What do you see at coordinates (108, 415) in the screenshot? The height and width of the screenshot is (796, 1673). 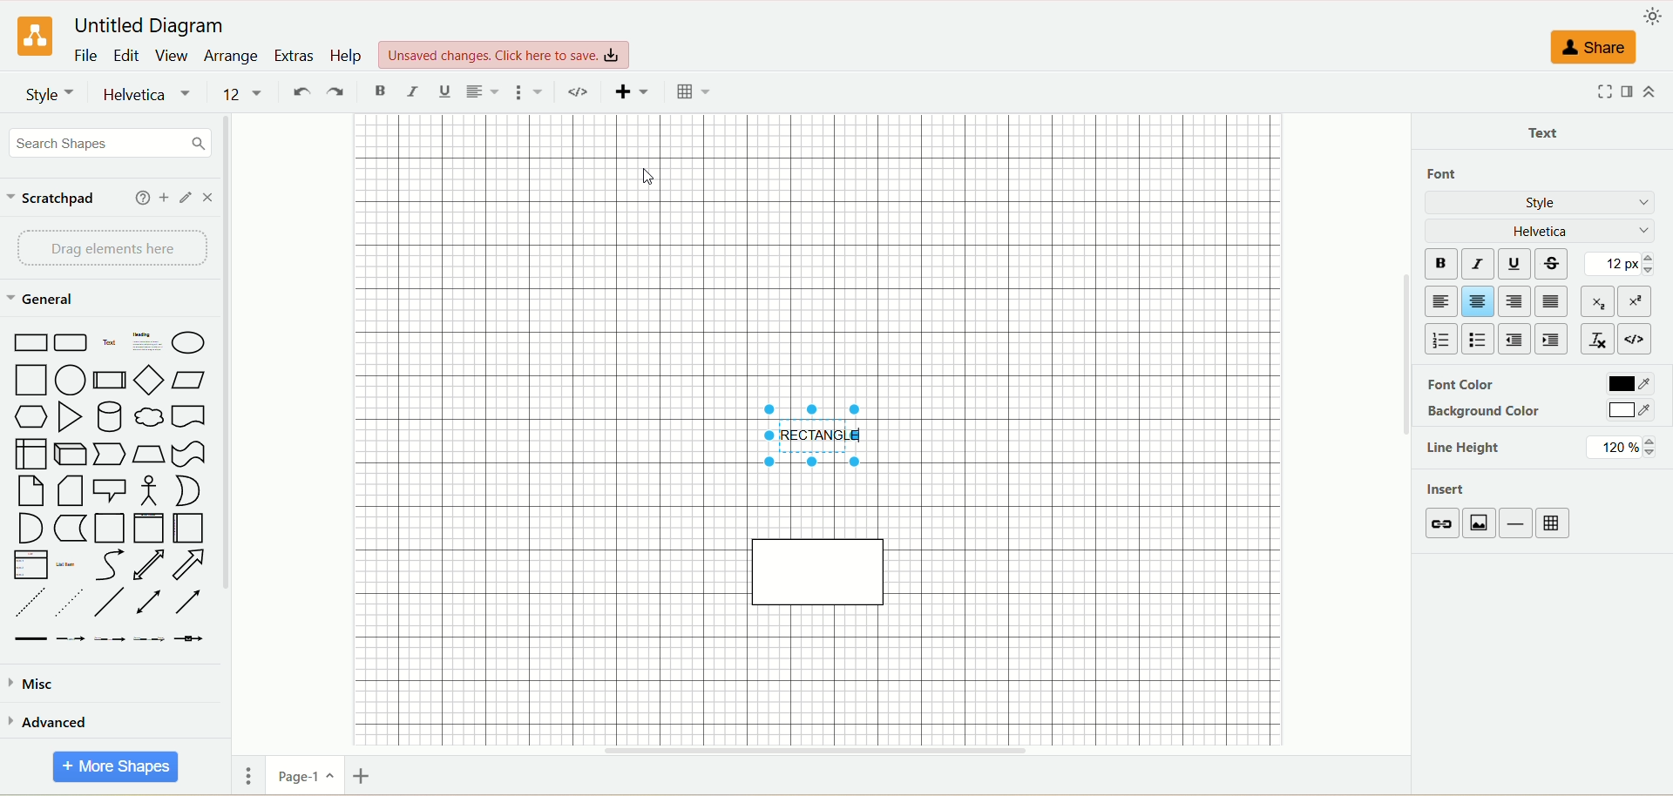 I see `cylinder` at bounding box center [108, 415].